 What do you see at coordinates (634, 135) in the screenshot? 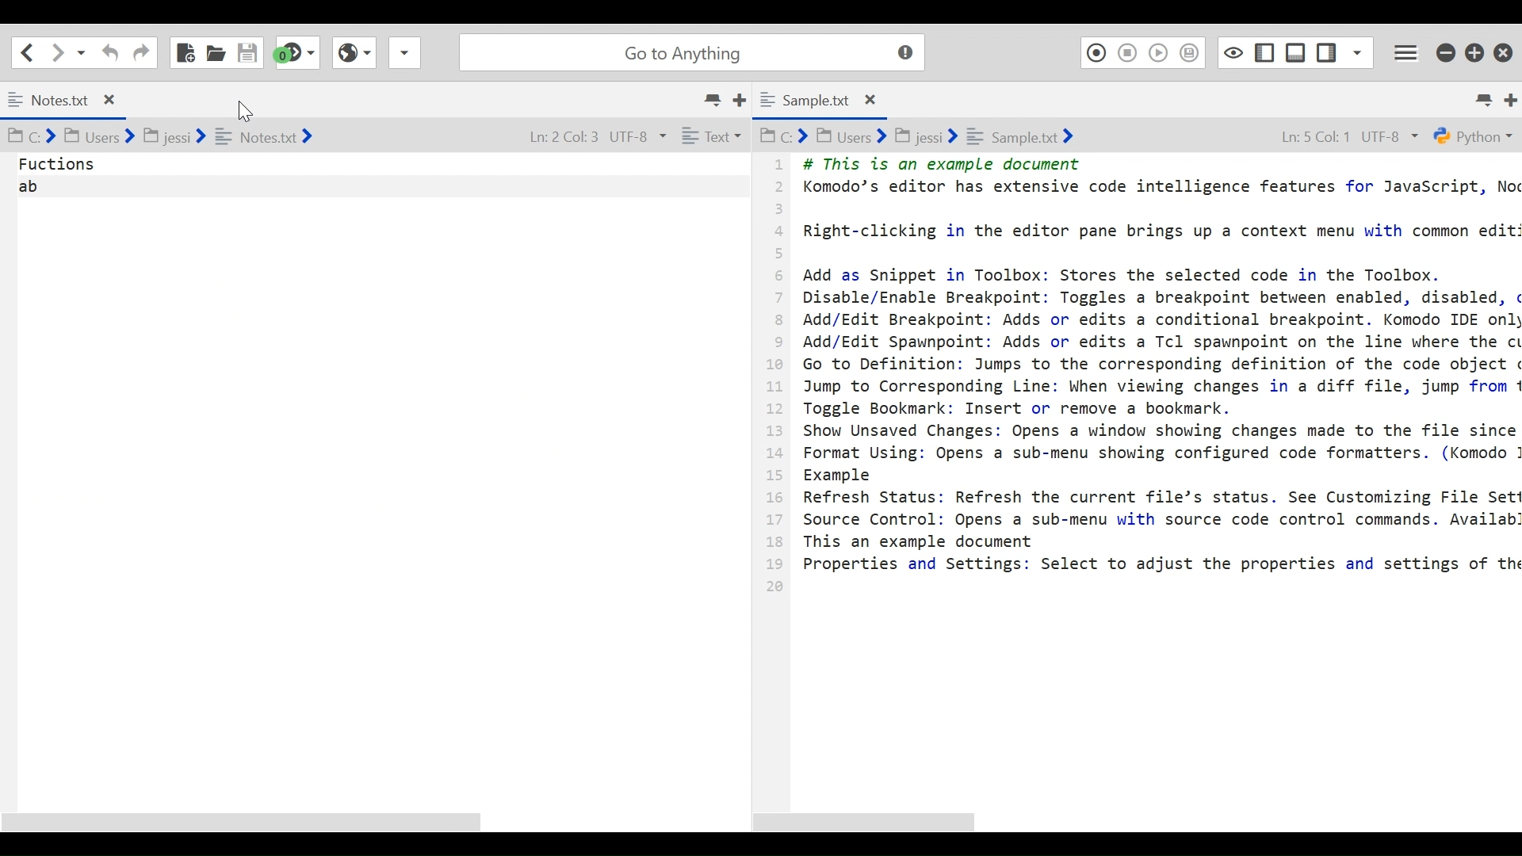
I see `UTF-8` at bounding box center [634, 135].